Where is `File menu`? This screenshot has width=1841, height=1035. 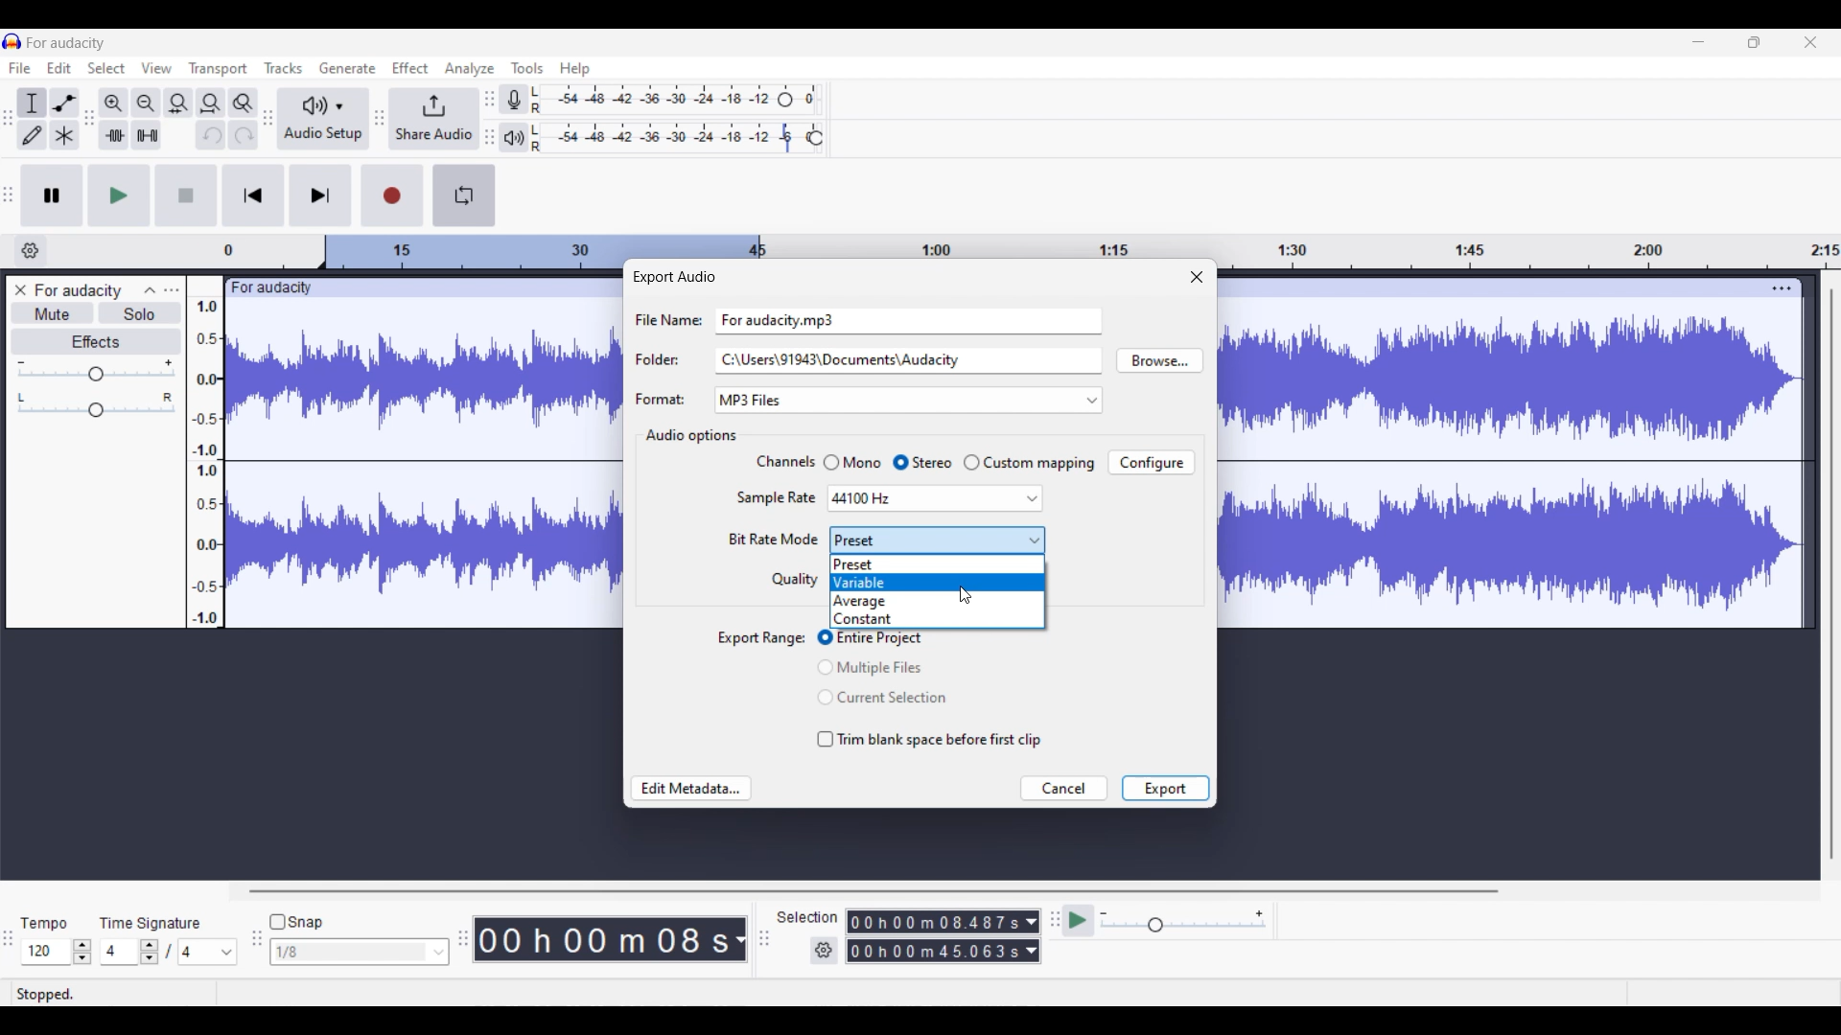 File menu is located at coordinates (20, 67).